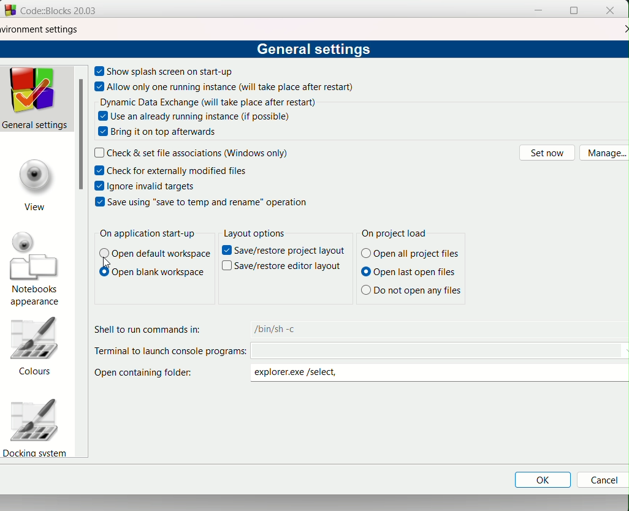  What do you see at coordinates (274, 328) in the screenshot?
I see `text` at bounding box center [274, 328].